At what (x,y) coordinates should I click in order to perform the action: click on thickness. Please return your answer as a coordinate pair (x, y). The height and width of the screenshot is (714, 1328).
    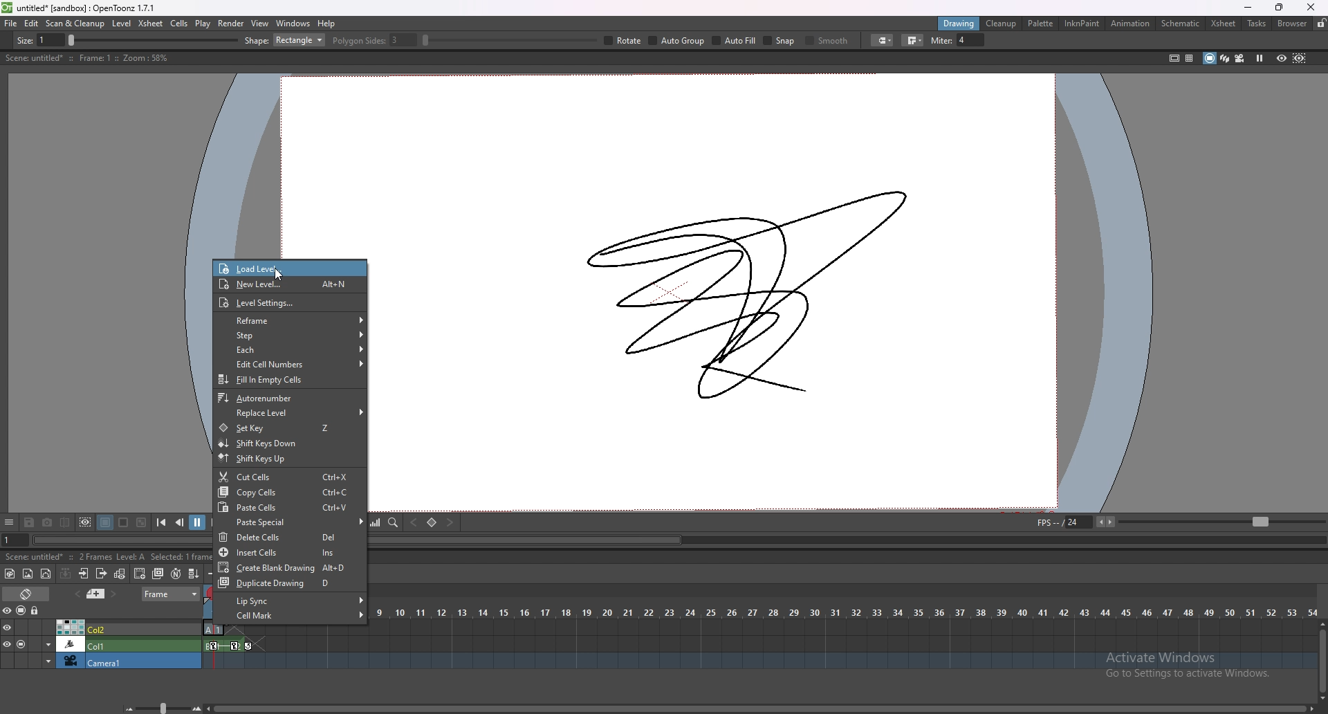
    Looking at the image, I should click on (143, 41).